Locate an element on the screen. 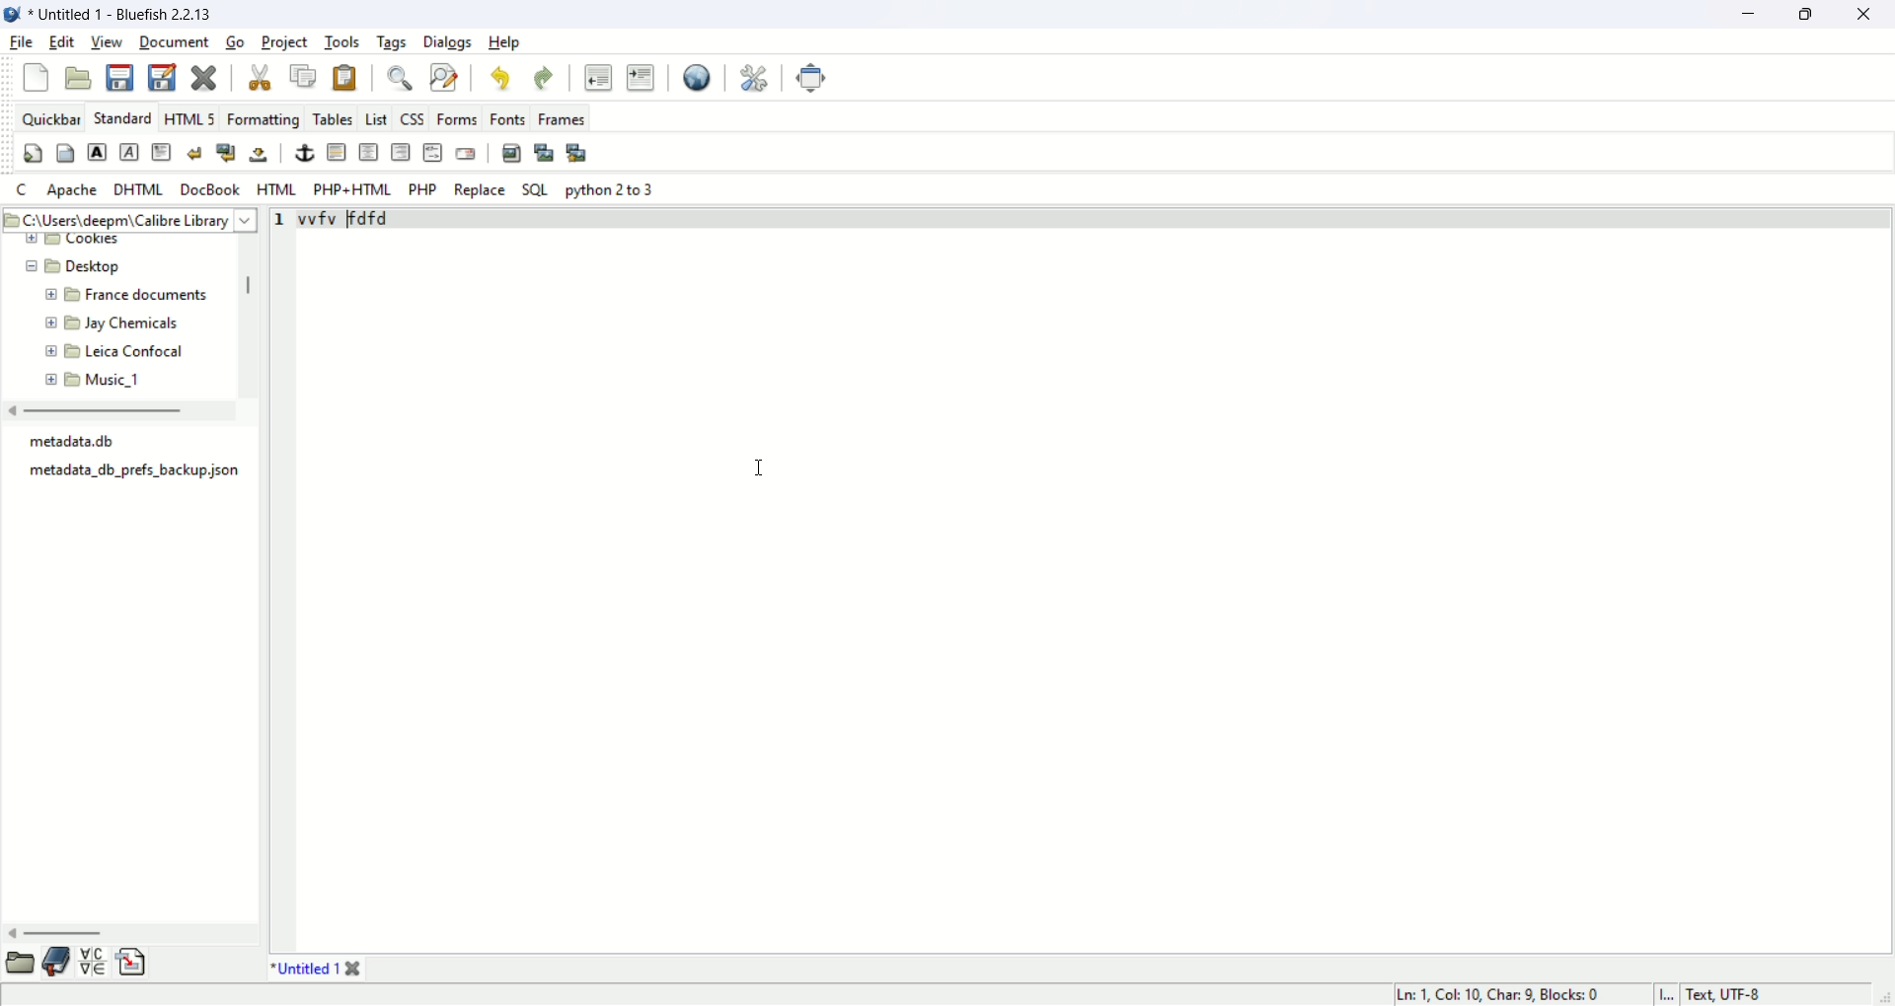  body is located at coordinates (163, 153).